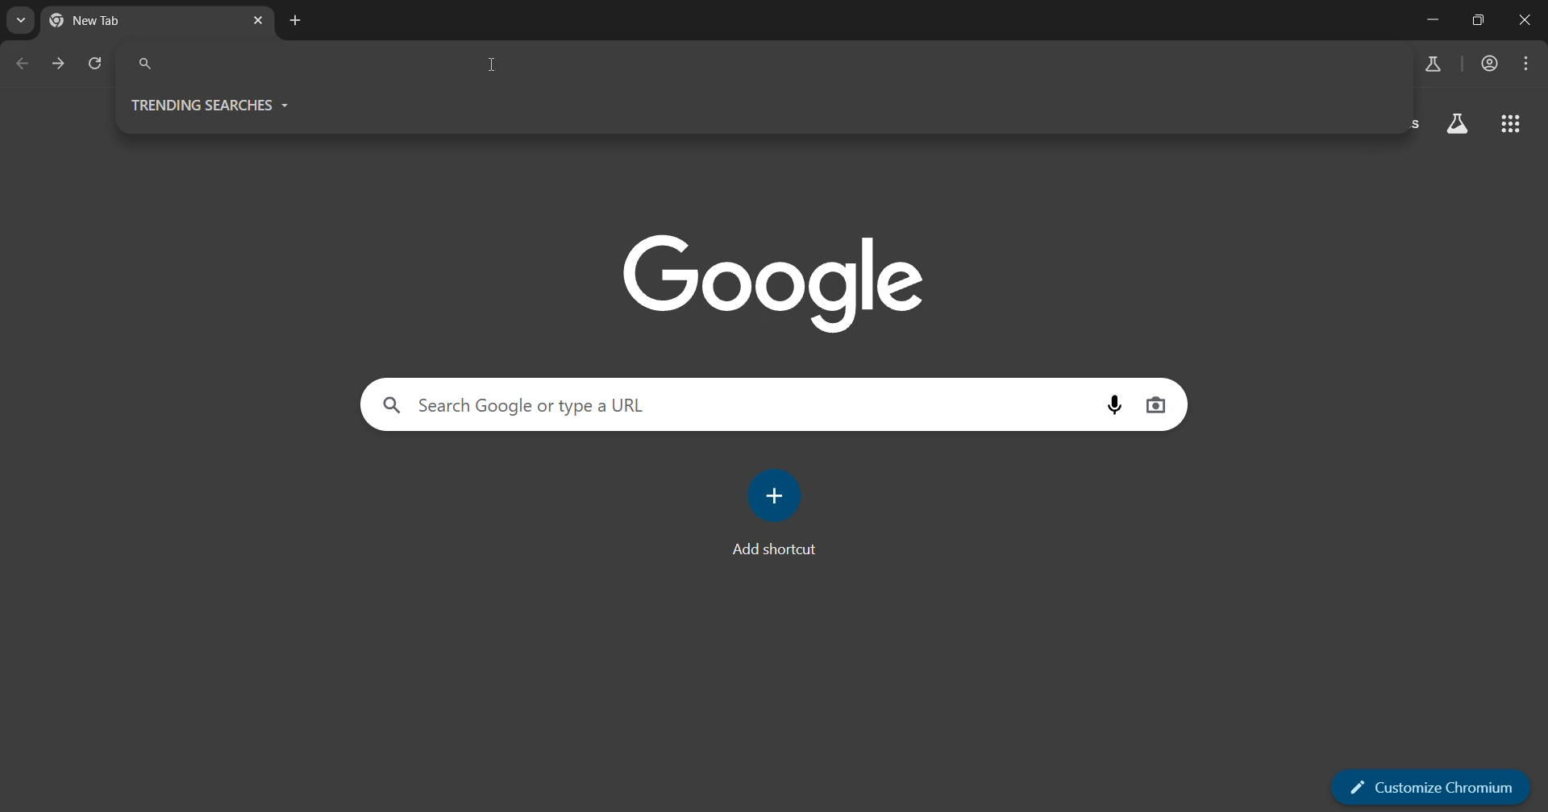  What do you see at coordinates (1476, 22) in the screenshot?
I see `restore down` at bounding box center [1476, 22].